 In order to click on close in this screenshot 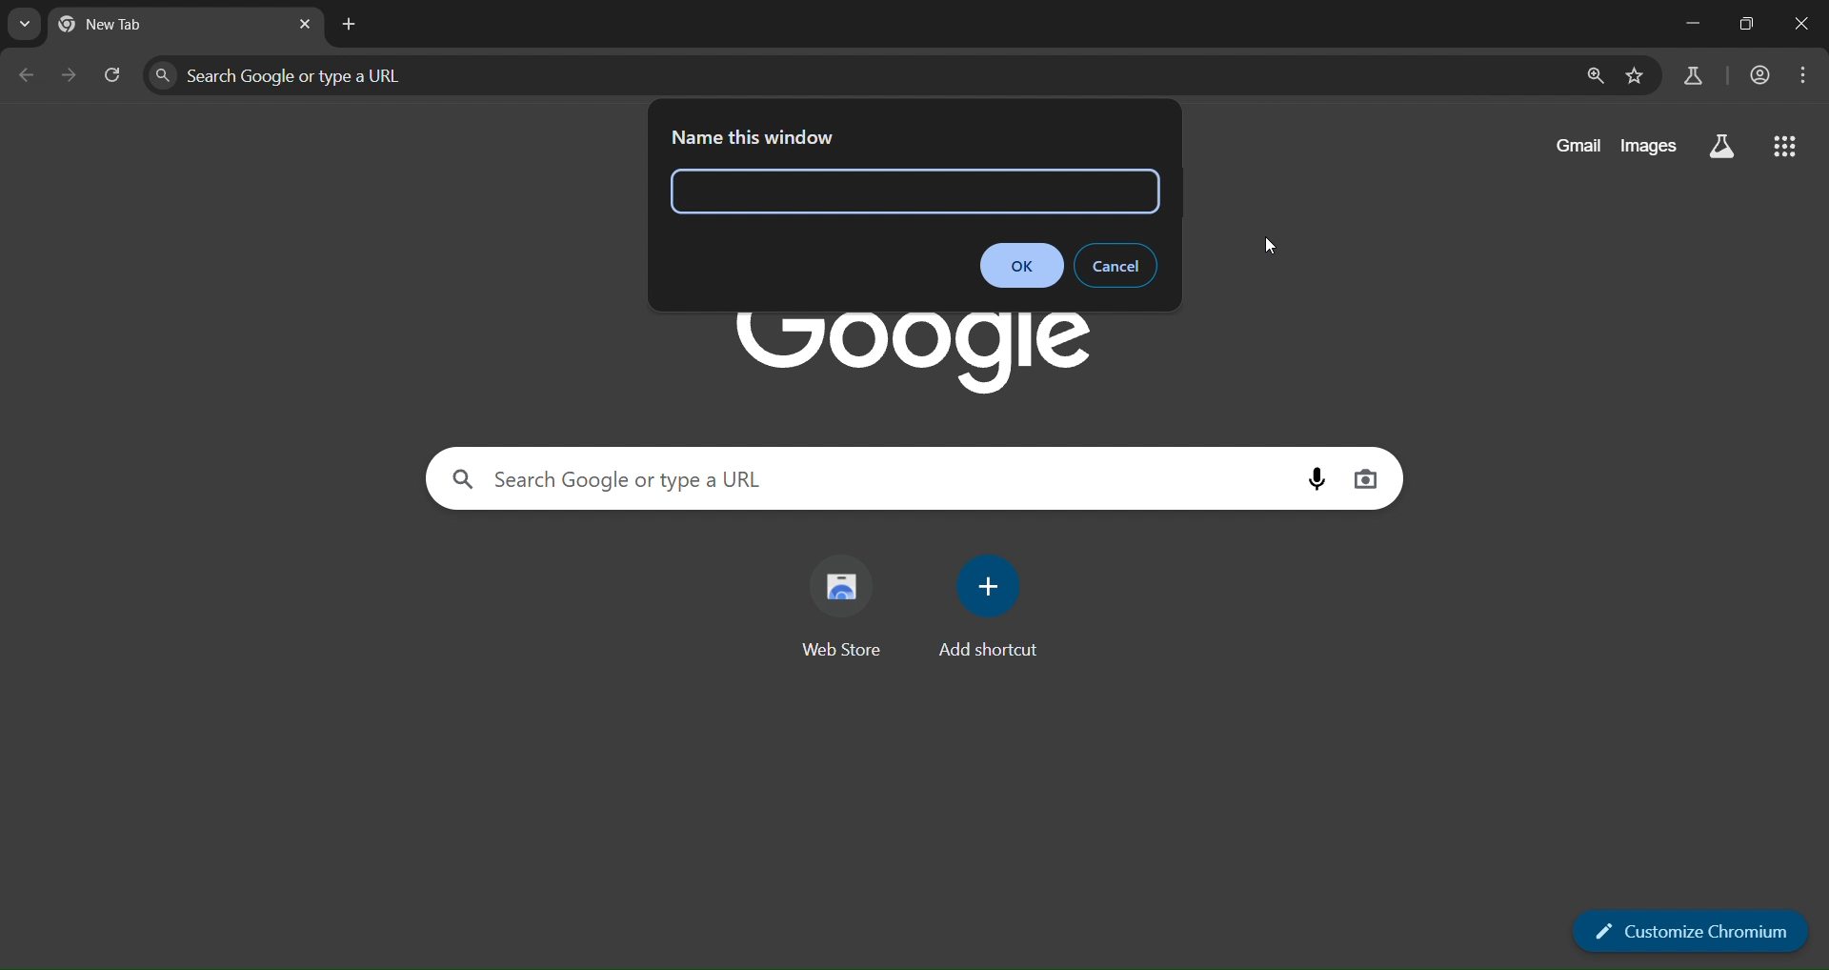, I will do `click(1803, 23)`.